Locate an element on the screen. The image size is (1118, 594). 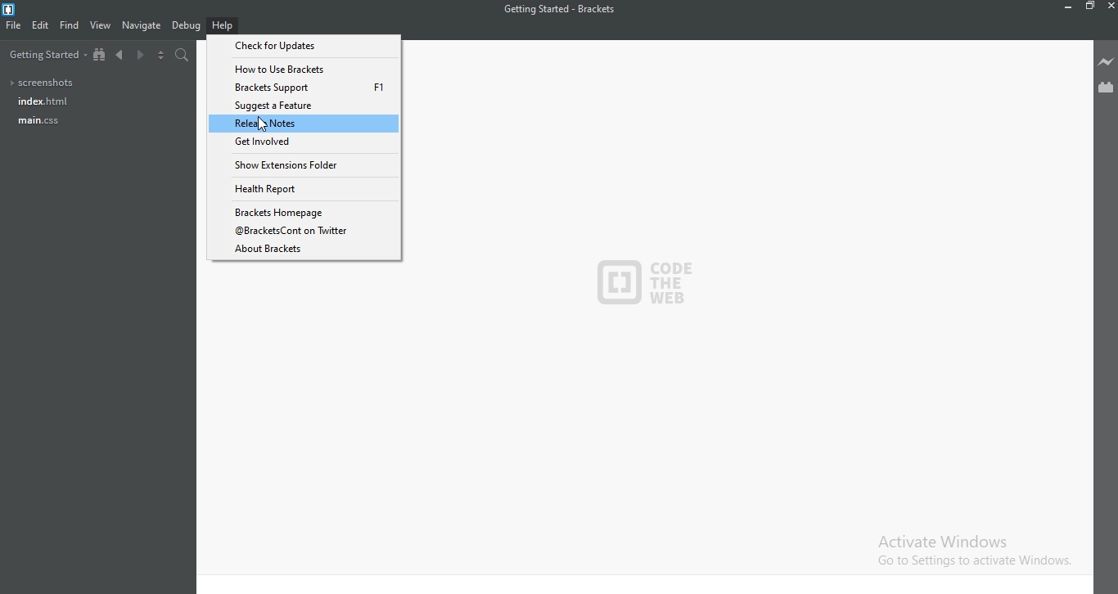
View is located at coordinates (101, 25).